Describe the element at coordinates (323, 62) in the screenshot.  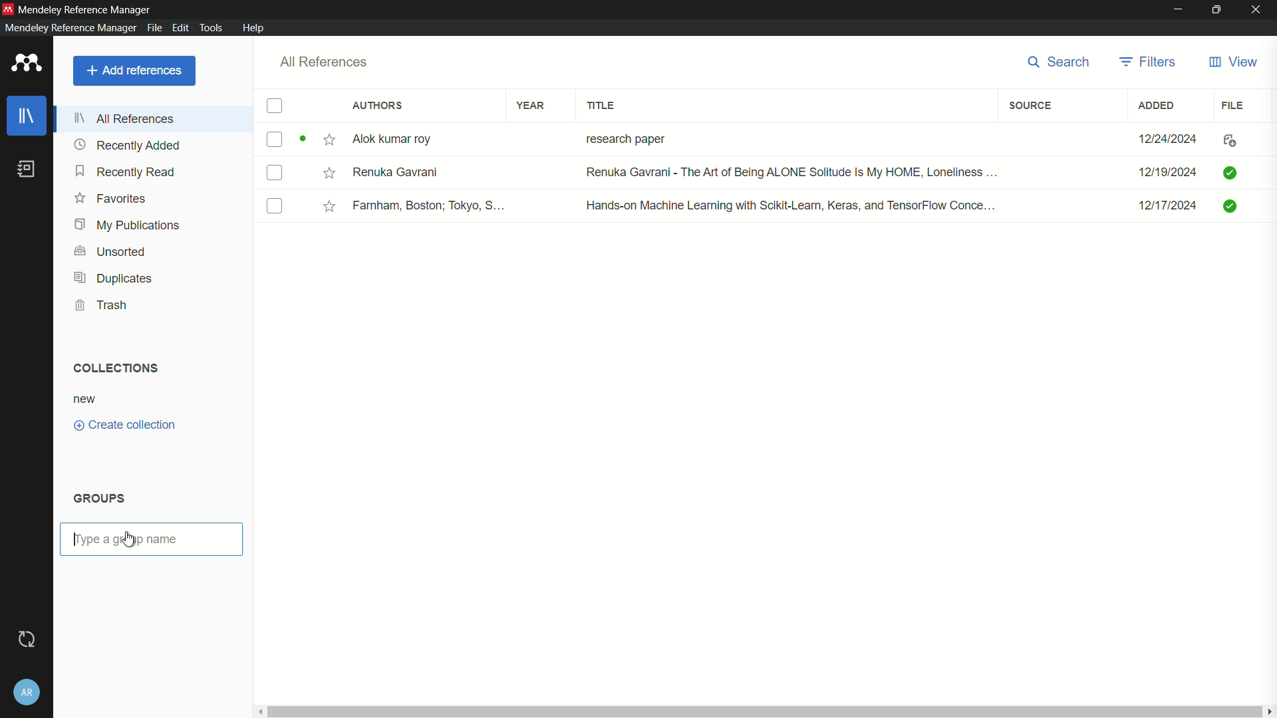
I see `all references` at that location.